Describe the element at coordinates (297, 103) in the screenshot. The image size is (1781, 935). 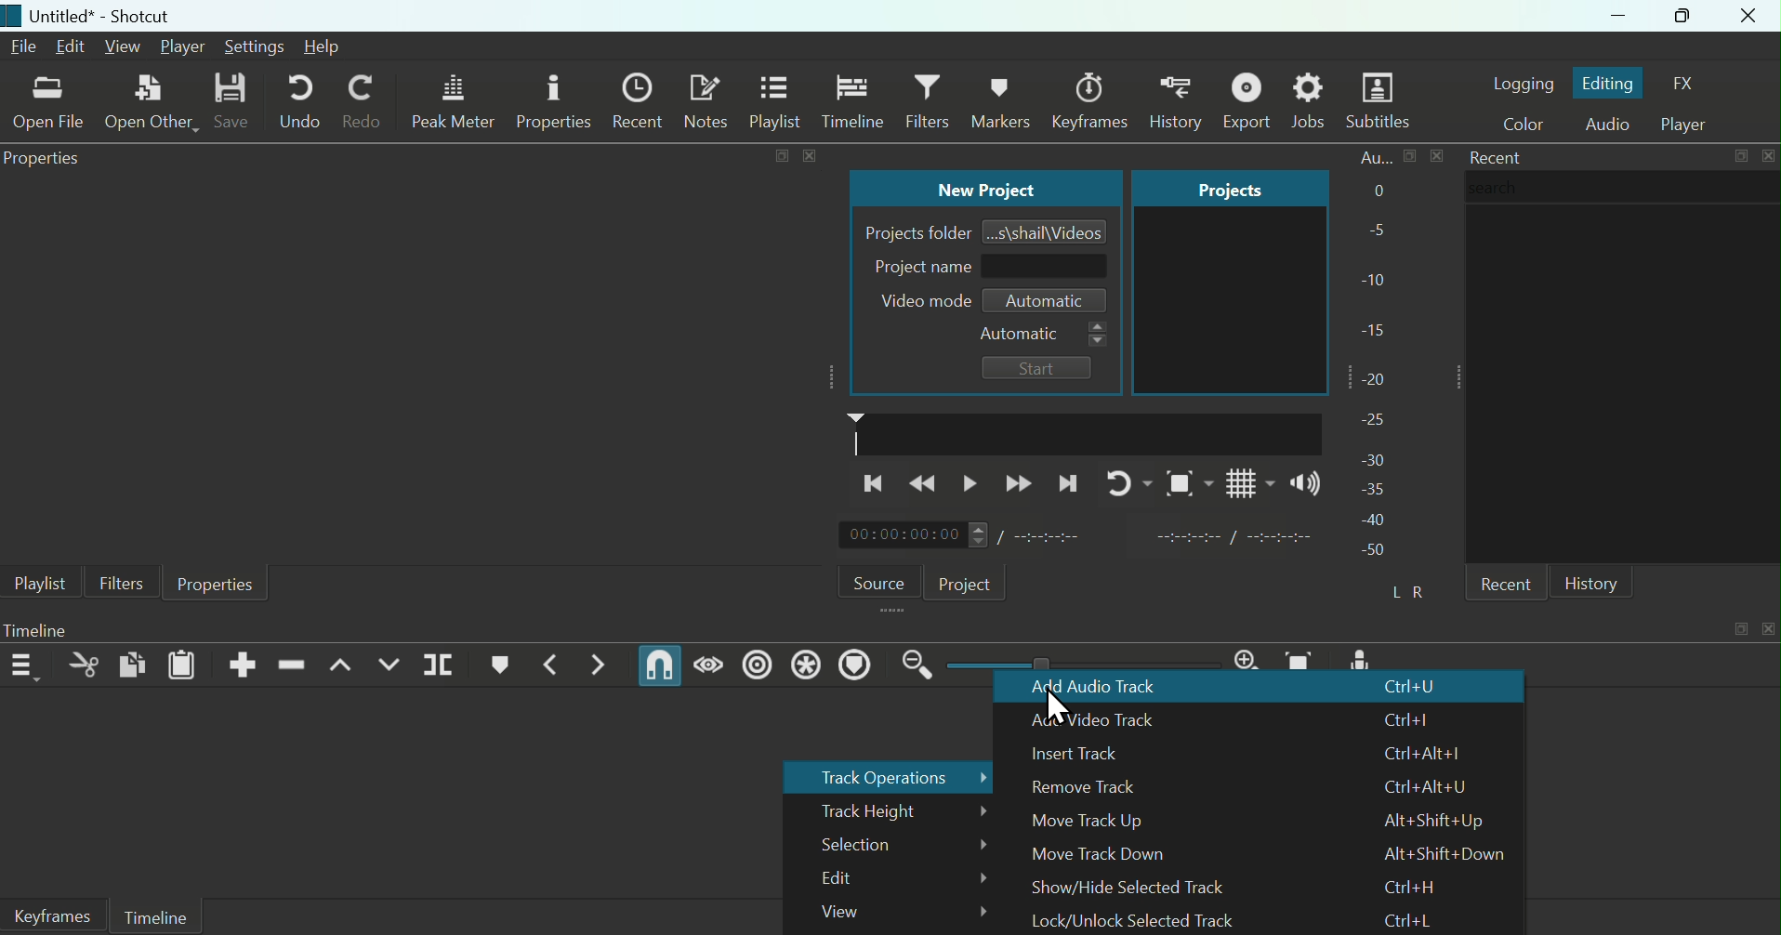
I see `Undo` at that location.